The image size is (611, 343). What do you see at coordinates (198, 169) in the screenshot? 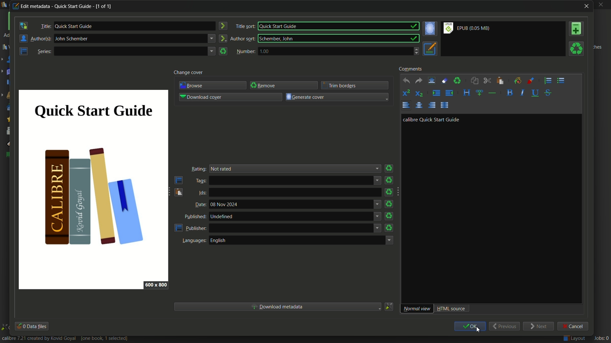
I see `Rating:` at bounding box center [198, 169].